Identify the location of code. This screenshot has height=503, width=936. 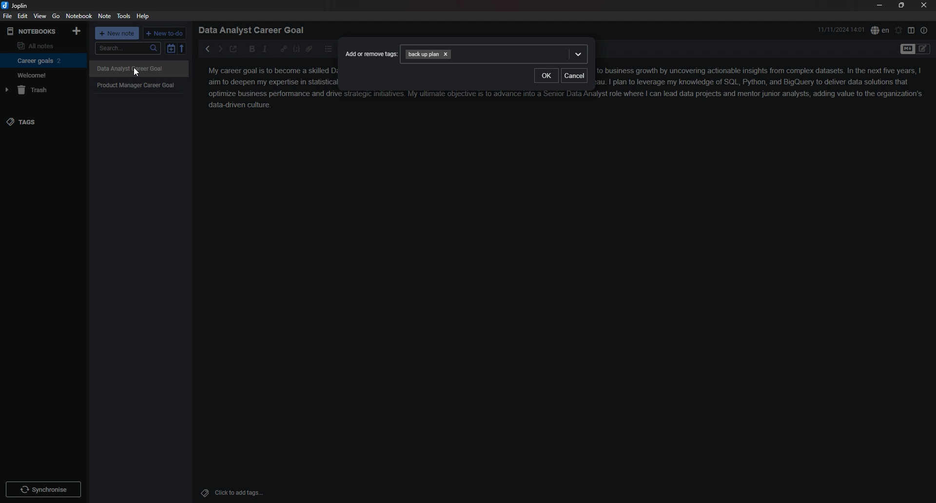
(296, 49).